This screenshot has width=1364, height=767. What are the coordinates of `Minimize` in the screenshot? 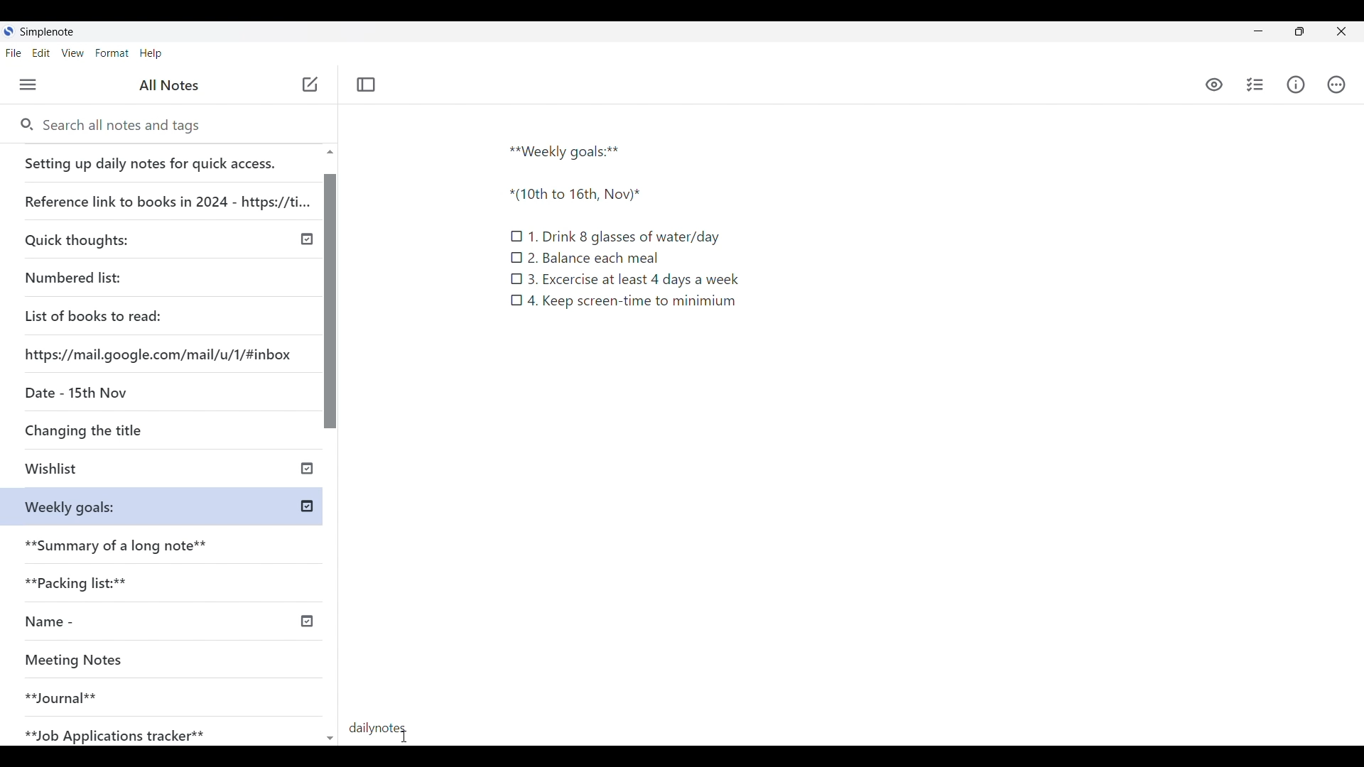 It's located at (1258, 31).